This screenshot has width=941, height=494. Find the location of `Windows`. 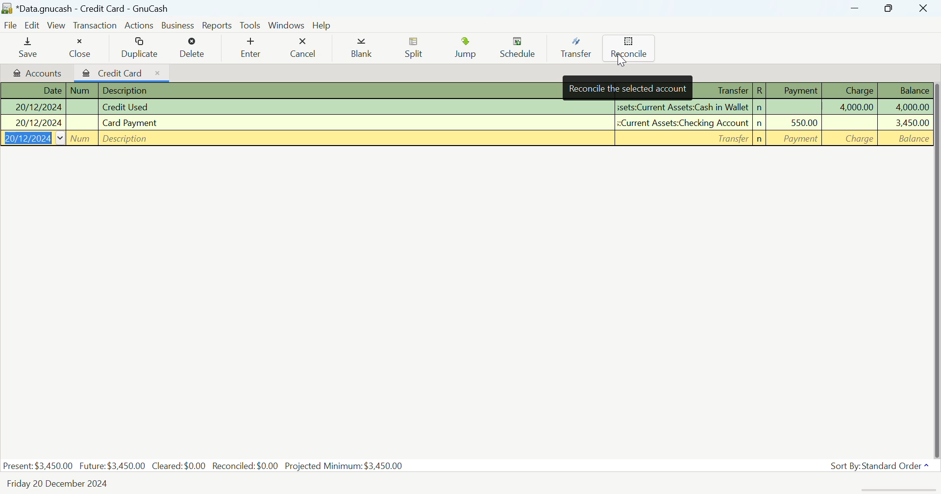

Windows is located at coordinates (286, 25).